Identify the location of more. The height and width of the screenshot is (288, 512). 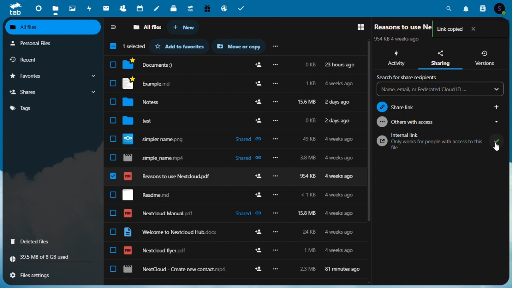
(278, 46).